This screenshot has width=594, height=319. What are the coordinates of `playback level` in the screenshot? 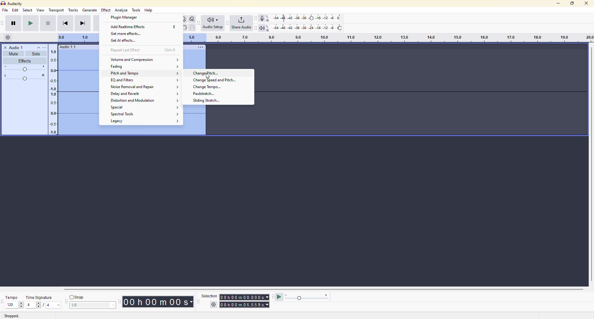 It's located at (304, 27).